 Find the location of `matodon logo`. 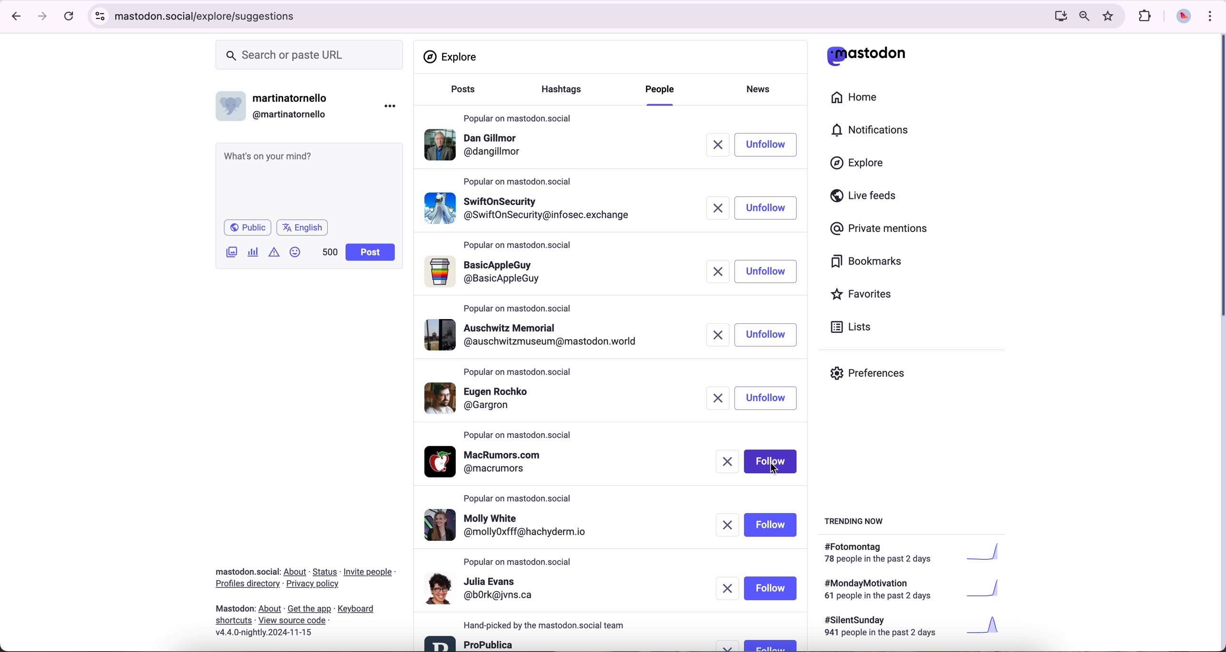

matodon logo is located at coordinates (867, 56).